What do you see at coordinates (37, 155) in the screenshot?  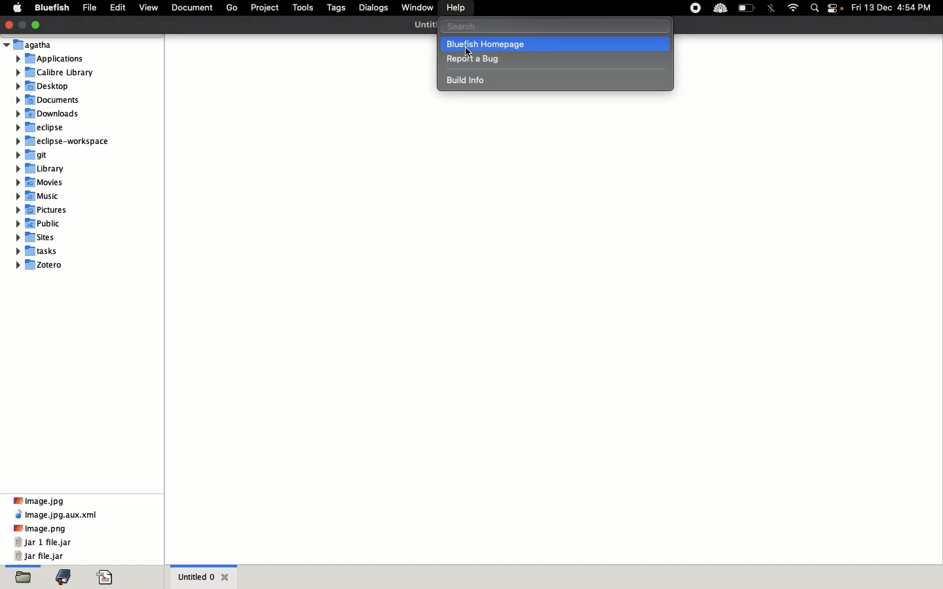 I see `git` at bounding box center [37, 155].